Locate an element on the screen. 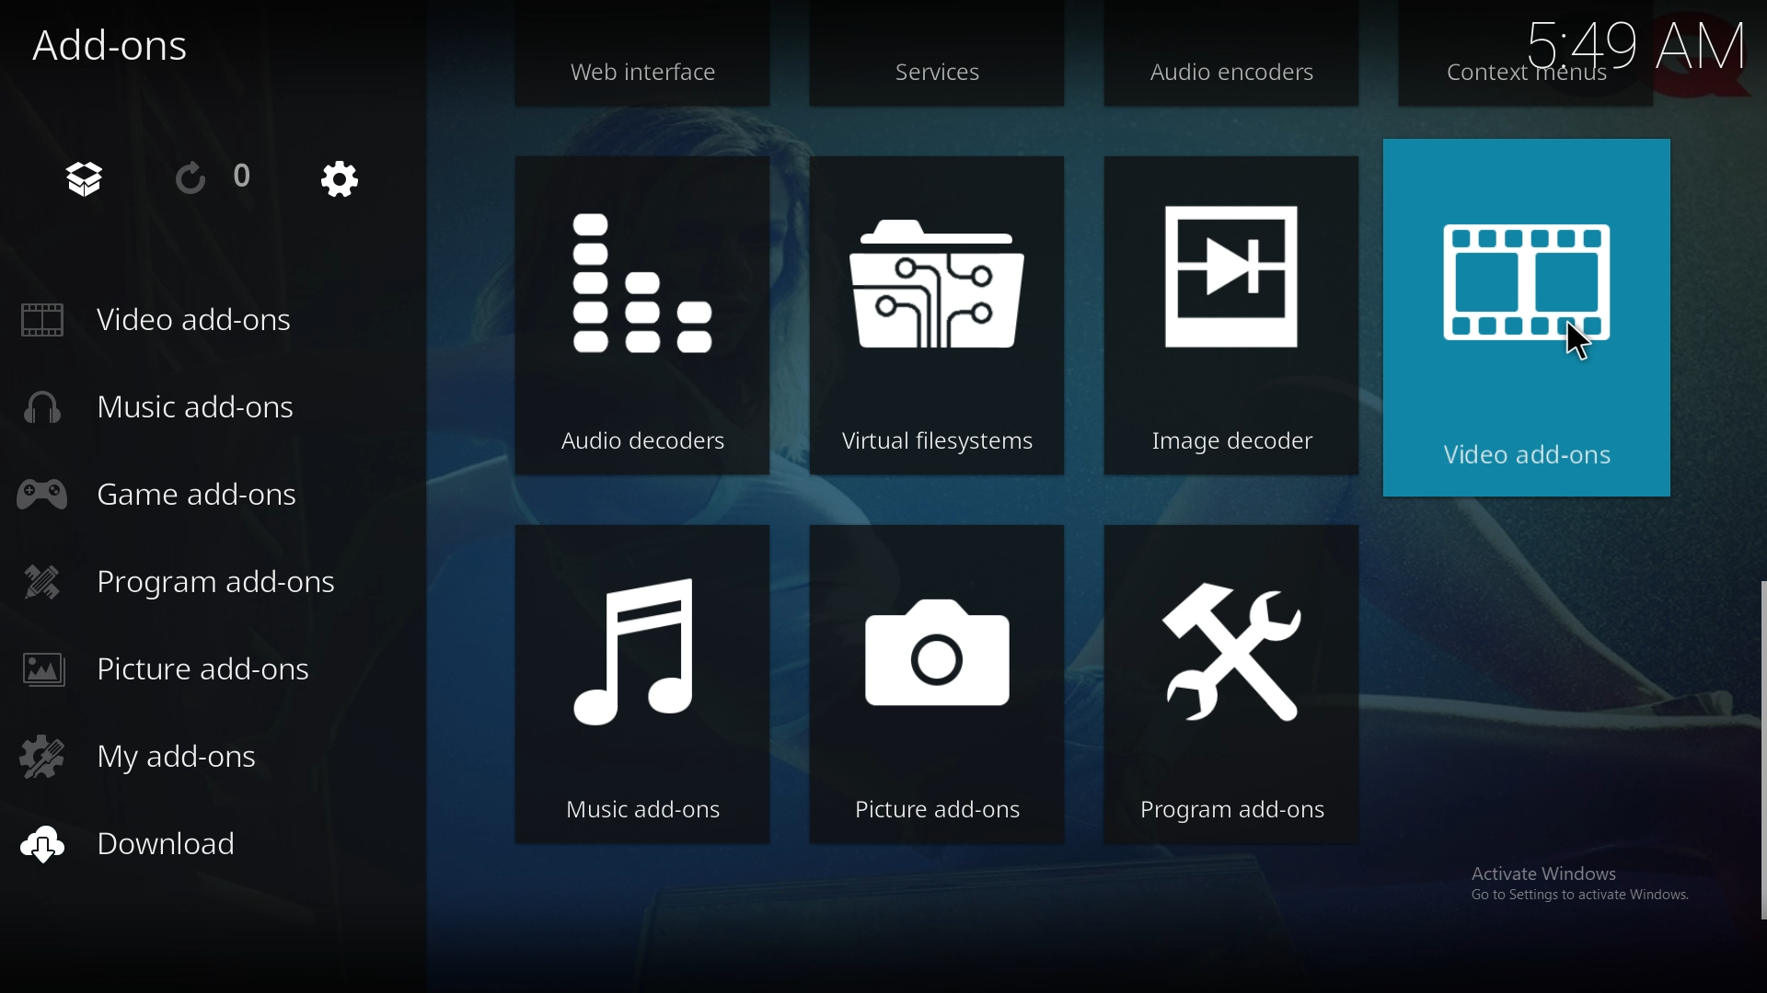 This screenshot has height=993, width=1767. web interface is located at coordinates (655, 54).